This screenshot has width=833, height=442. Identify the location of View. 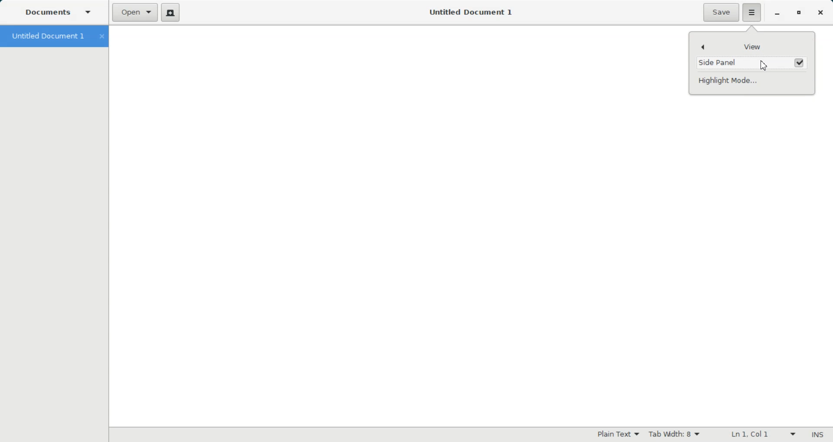
(751, 46).